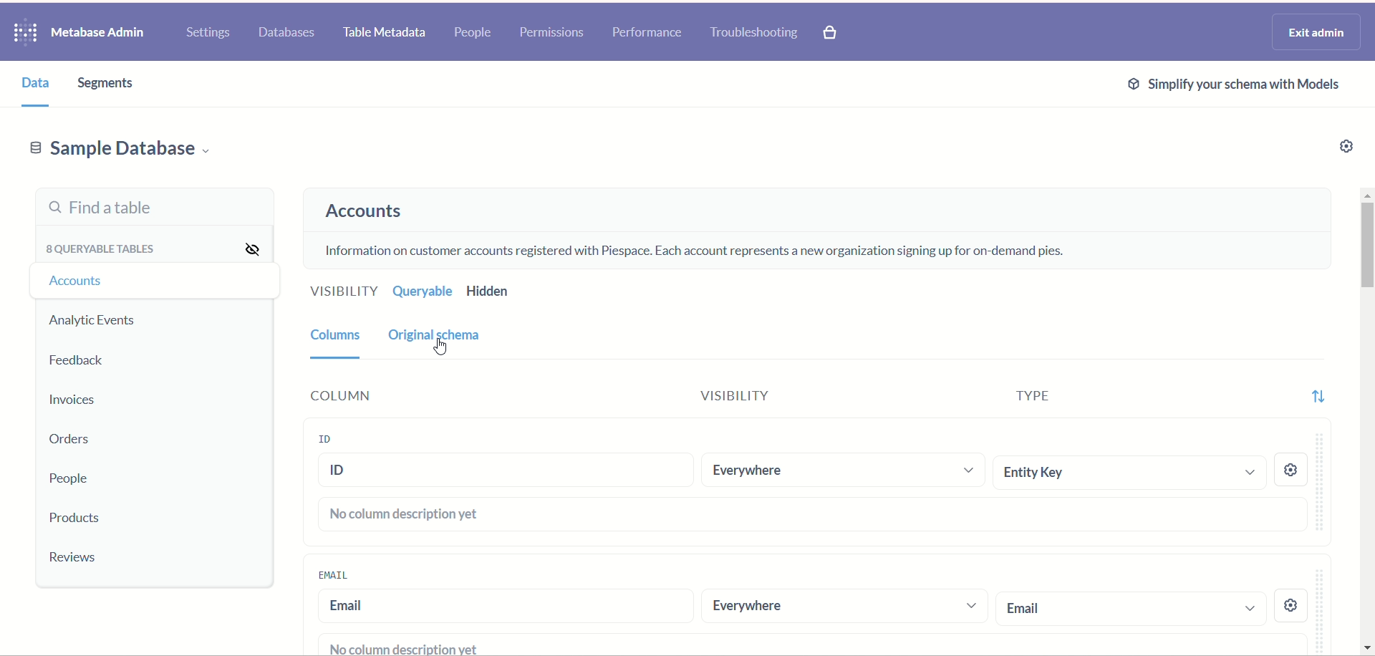  Describe the element at coordinates (1292, 604) in the screenshot. I see `settings` at that location.